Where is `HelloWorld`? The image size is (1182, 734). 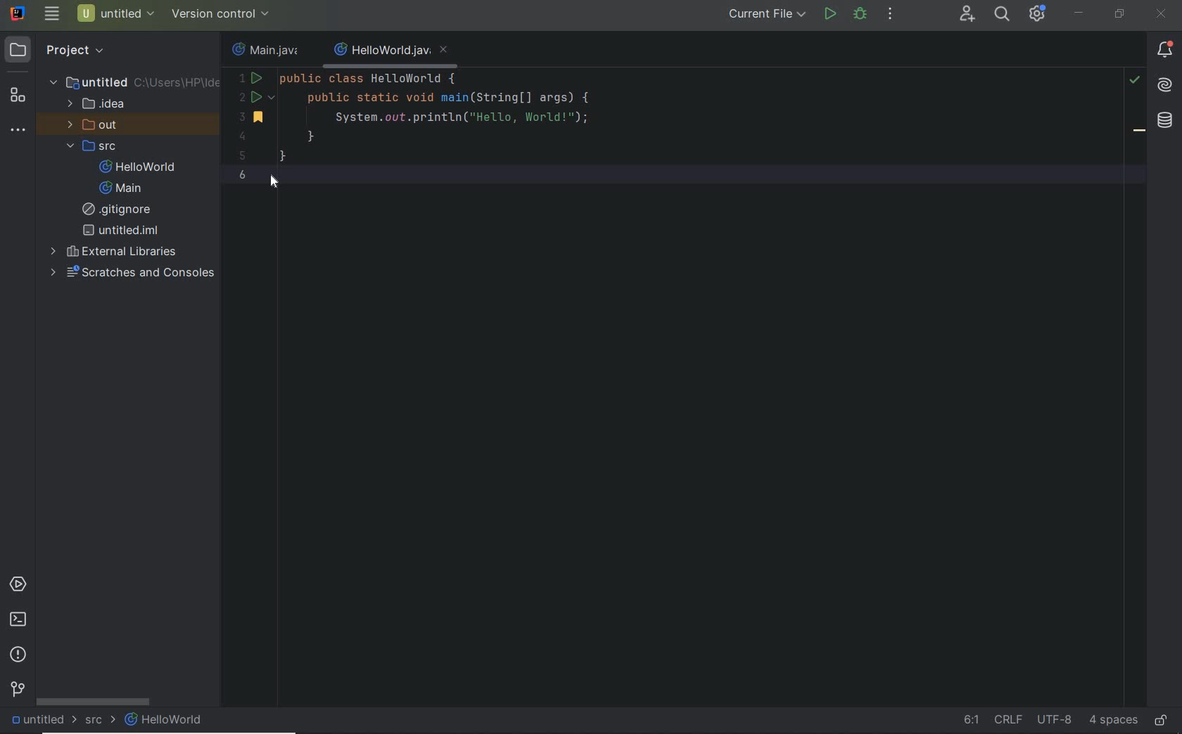 HelloWorld is located at coordinates (165, 720).